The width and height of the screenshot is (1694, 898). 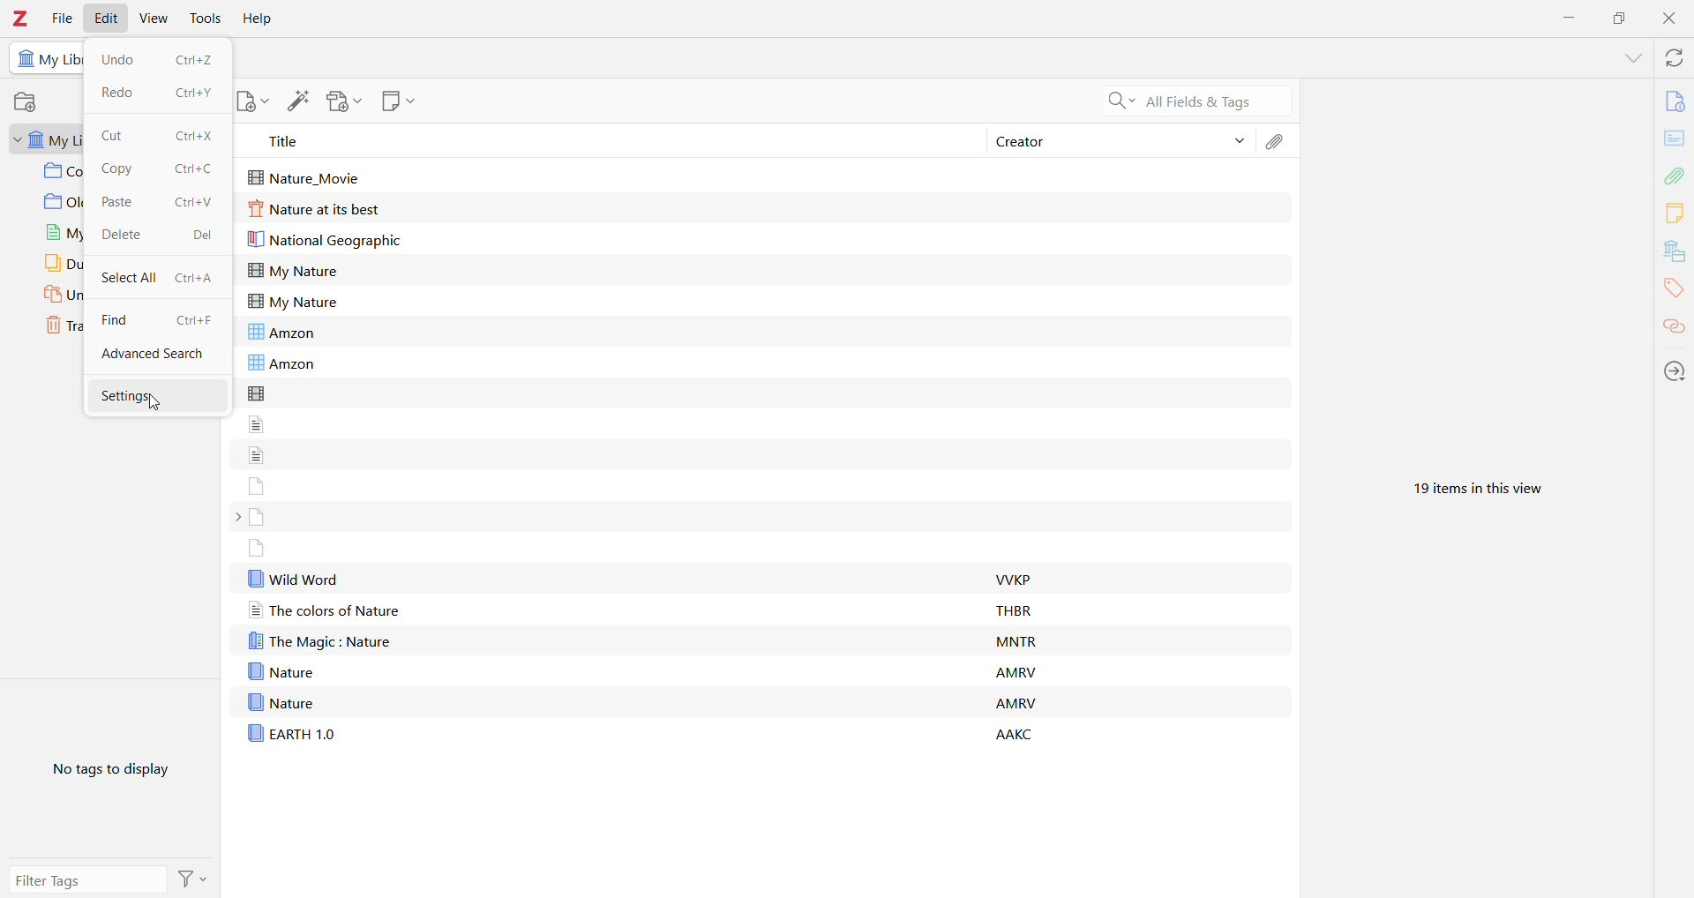 What do you see at coordinates (195, 321) in the screenshot?
I see `Ctrl+F` at bounding box center [195, 321].